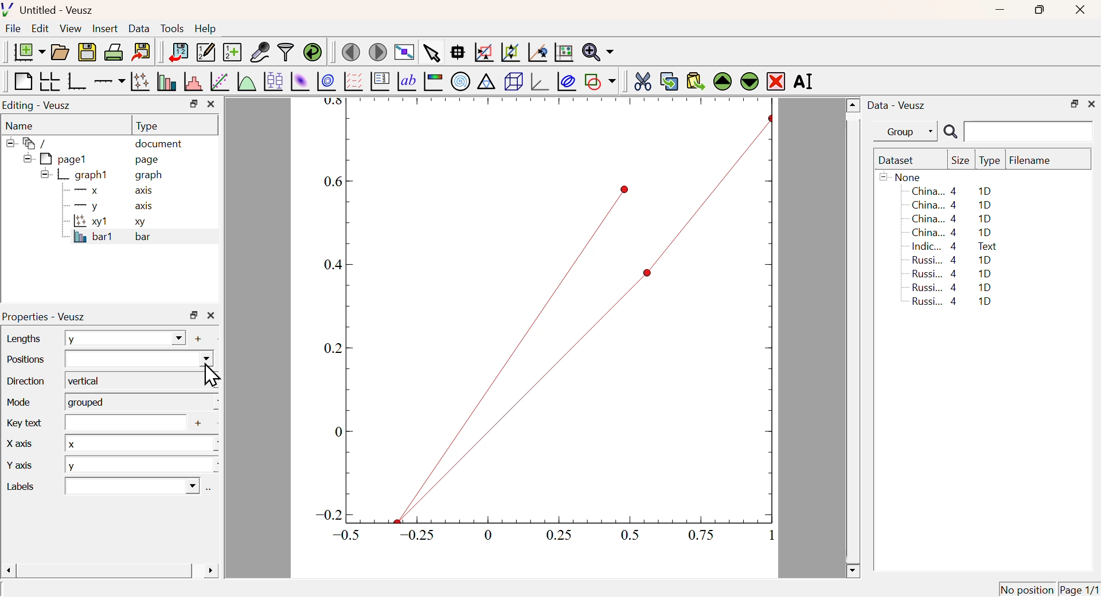 Image resolution: width=1101 pixels, height=597 pixels. What do you see at coordinates (352, 81) in the screenshot?
I see `Plot Vector Field` at bounding box center [352, 81].